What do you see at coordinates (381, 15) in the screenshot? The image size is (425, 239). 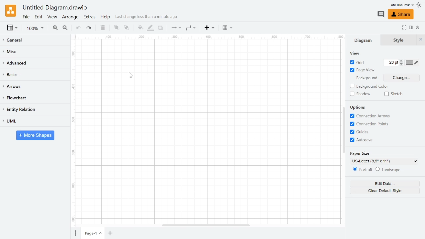 I see `Comment` at bounding box center [381, 15].